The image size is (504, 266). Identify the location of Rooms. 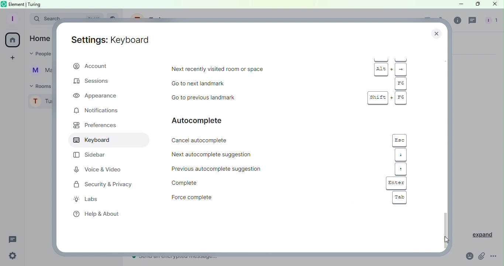
(37, 86).